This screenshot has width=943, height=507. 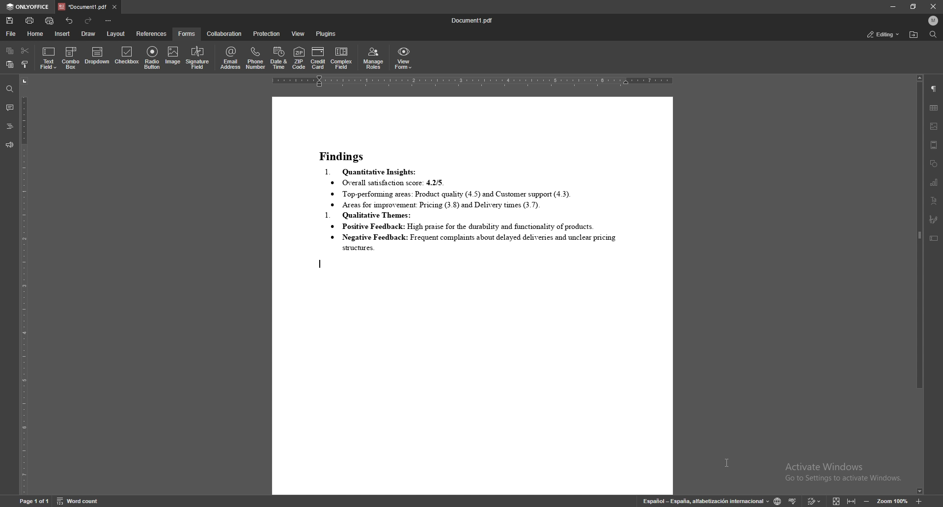 What do you see at coordinates (9, 88) in the screenshot?
I see `find` at bounding box center [9, 88].